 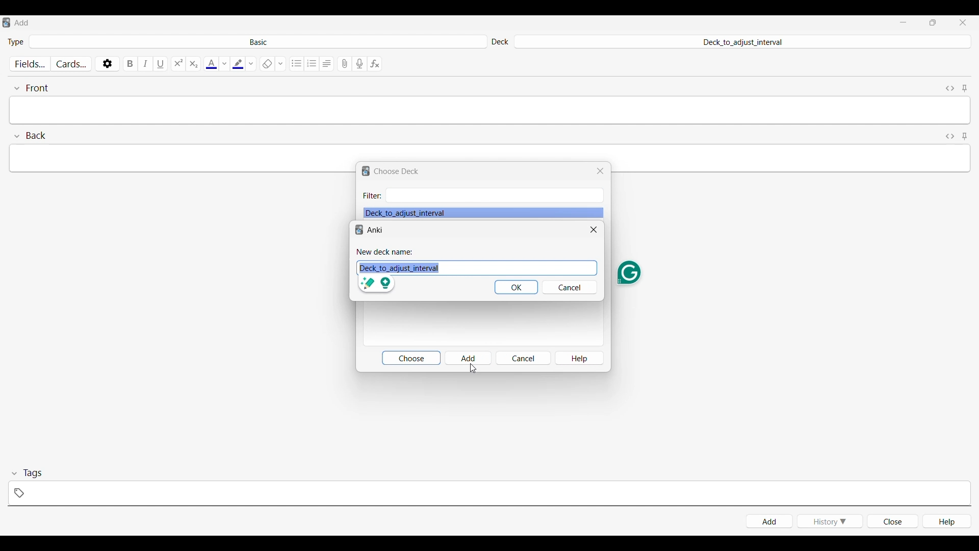 I want to click on Type in filter, so click(x=494, y=195).